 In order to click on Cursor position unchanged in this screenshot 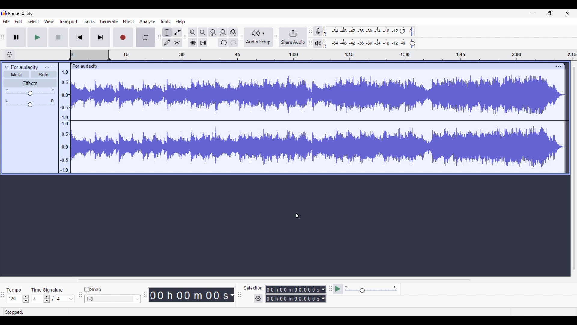, I will do `click(297, 216)`.